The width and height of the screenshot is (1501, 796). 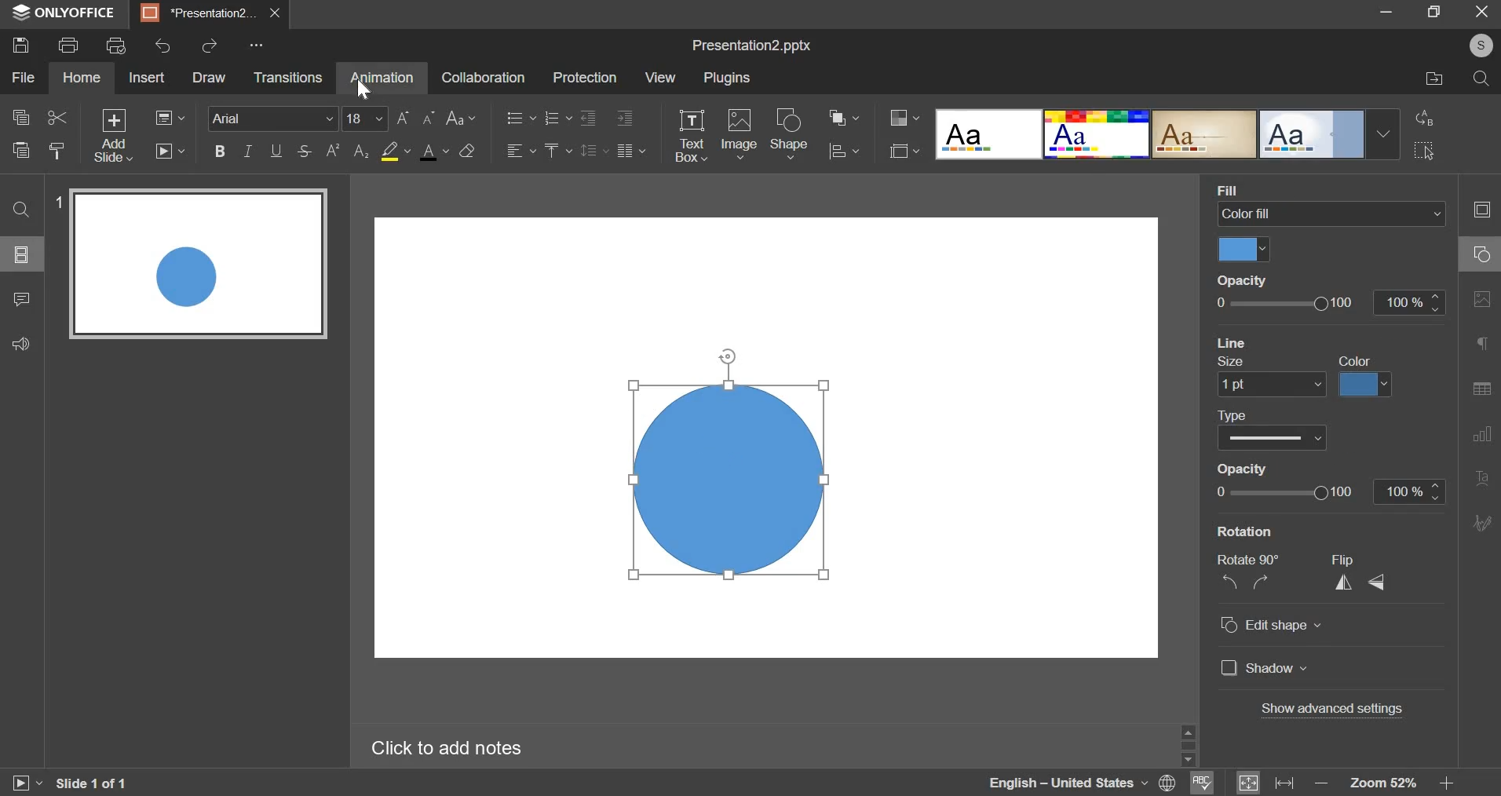 I want to click on copy slide, so click(x=57, y=151).